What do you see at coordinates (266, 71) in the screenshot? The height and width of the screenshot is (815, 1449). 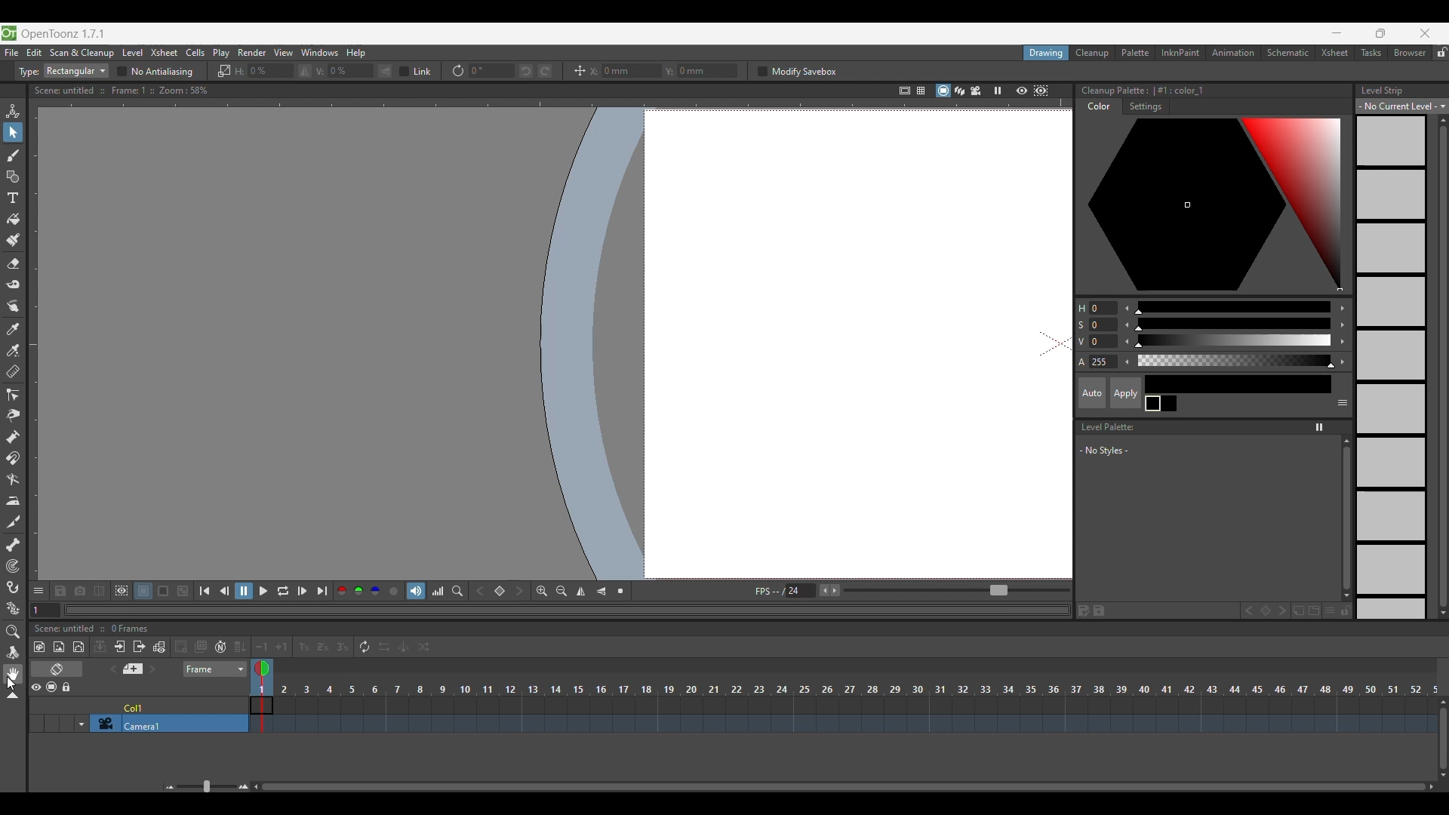 I see `Enter degree of horizontal flip manually` at bounding box center [266, 71].